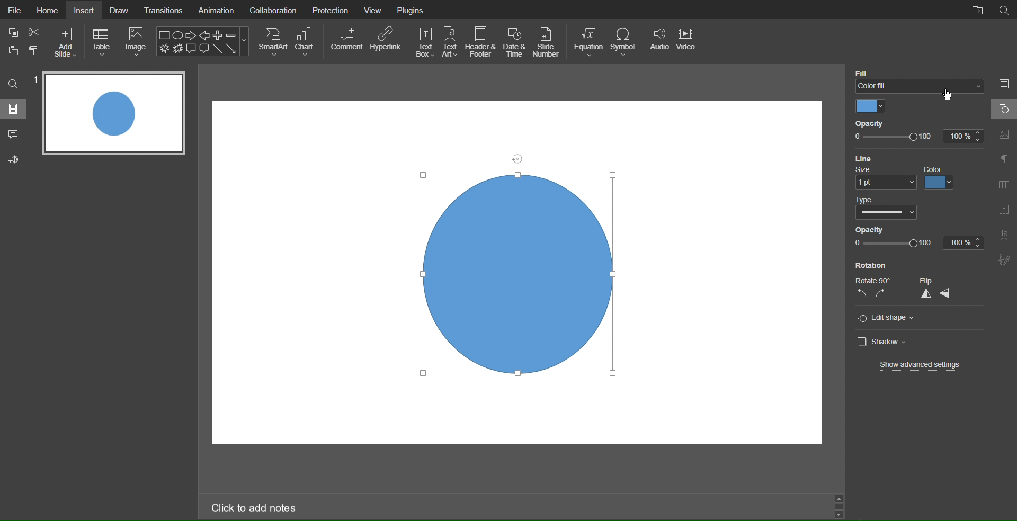 The height and width of the screenshot is (521, 1017). What do you see at coordinates (376, 10) in the screenshot?
I see `View` at bounding box center [376, 10].